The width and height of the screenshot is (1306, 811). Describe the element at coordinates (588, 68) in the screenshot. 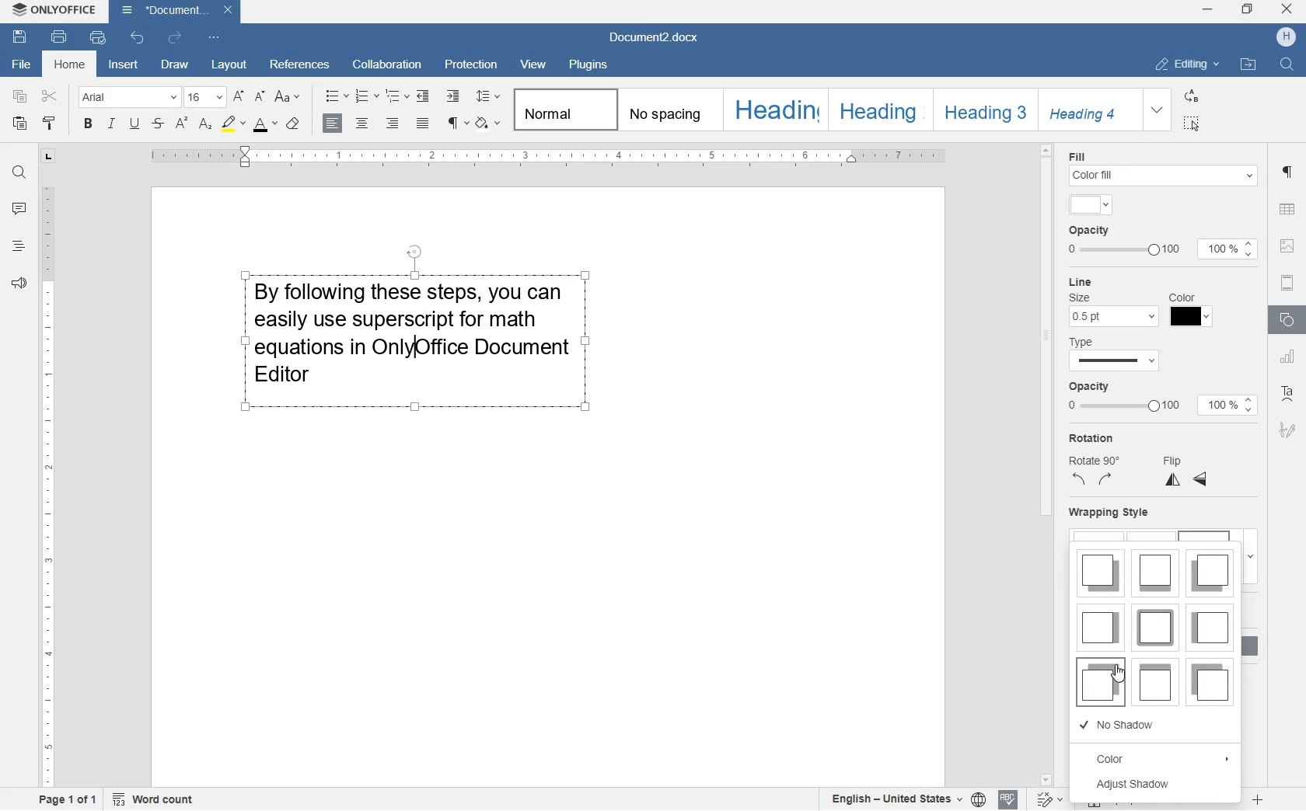

I see `plugins` at that location.